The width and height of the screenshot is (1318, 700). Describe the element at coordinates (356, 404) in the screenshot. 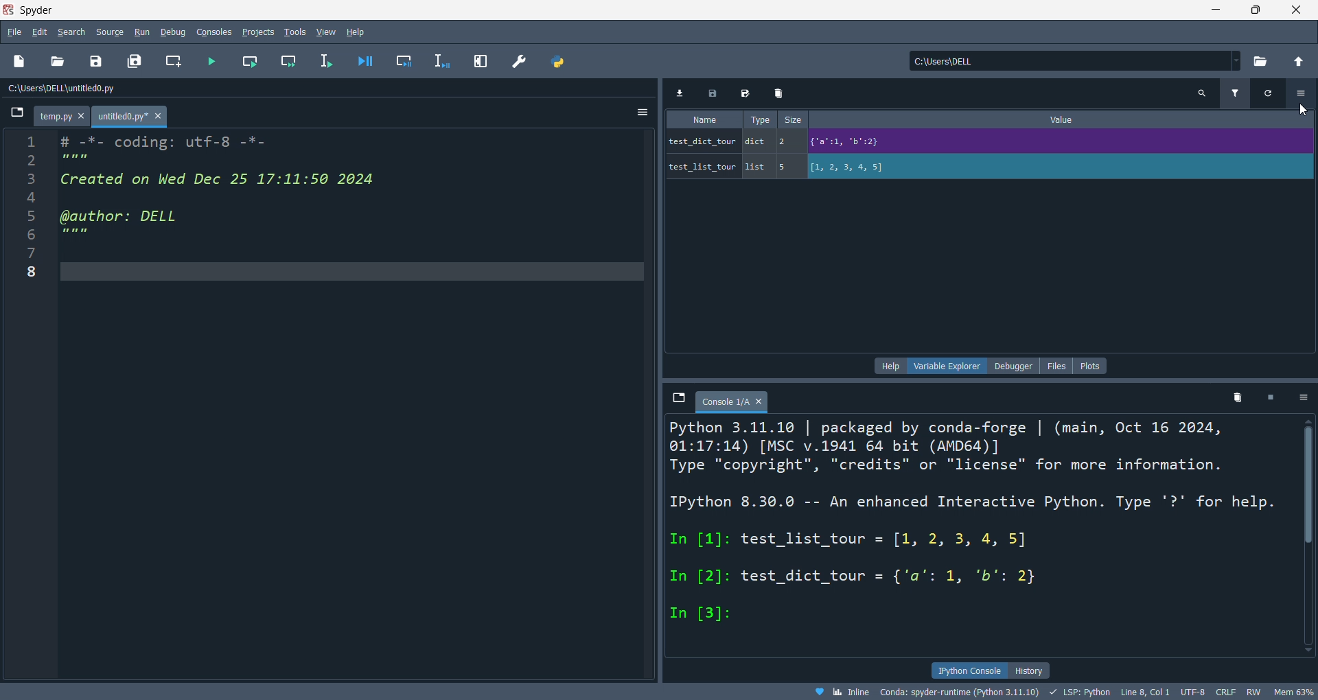

I see `editor pane` at that location.